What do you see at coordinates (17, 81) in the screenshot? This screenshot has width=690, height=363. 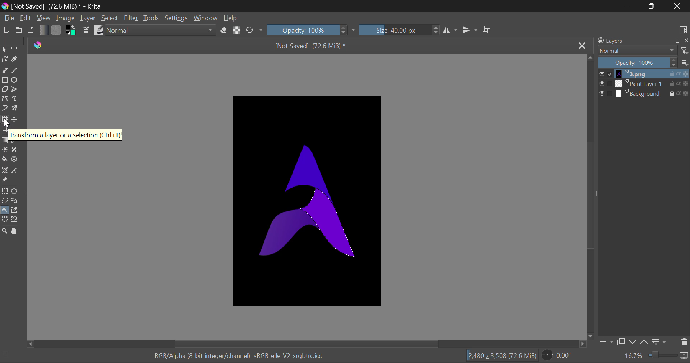 I see `Elipses` at bounding box center [17, 81].